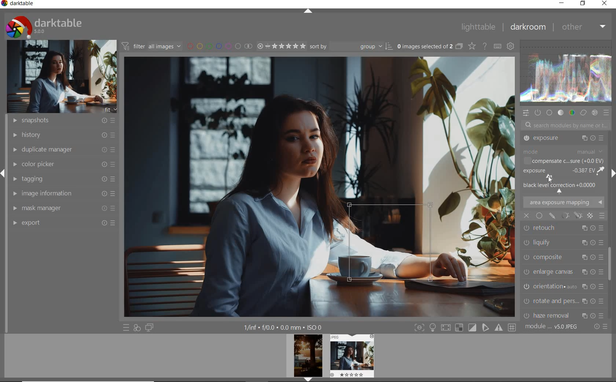 This screenshot has height=382, width=616. Describe the element at coordinates (529, 27) in the screenshot. I see `DARKROOM` at that location.